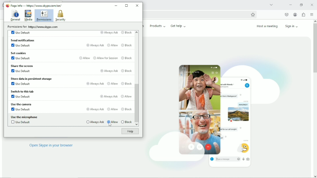 The width and height of the screenshot is (317, 178). I want to click on vertical scrollbar, so click(314, 49).